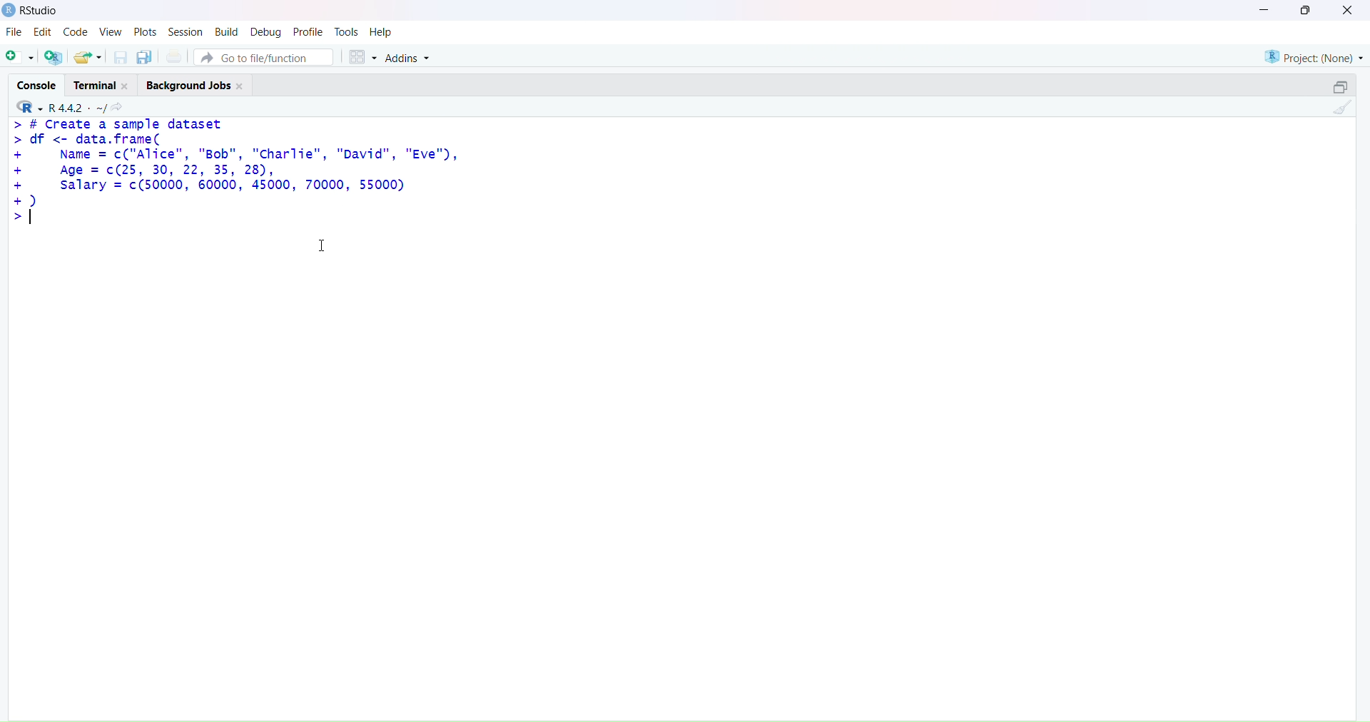  I want to click on > # create a sample dataset > df <- data.frame(+ Name = c("Alice", "Bob", "Charlie", "David", "Eve"),+ Age = c(25, 30, 22, 35, 28),+ salary = c(50000, 60000, 45000, 70000, 55000)+)>|, so click(247, 175).